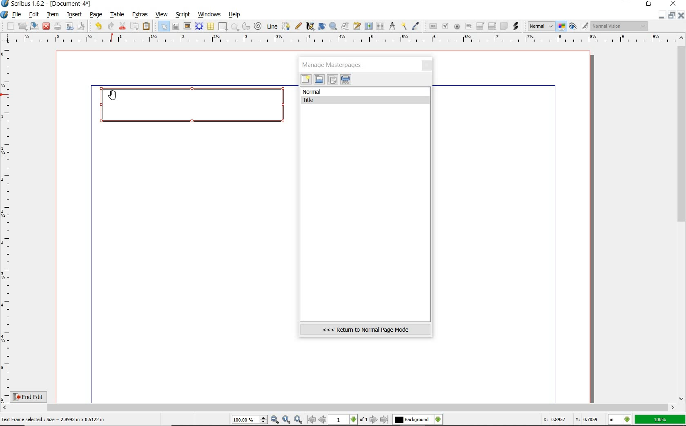  I want to click on ruler, so click(343, 40).